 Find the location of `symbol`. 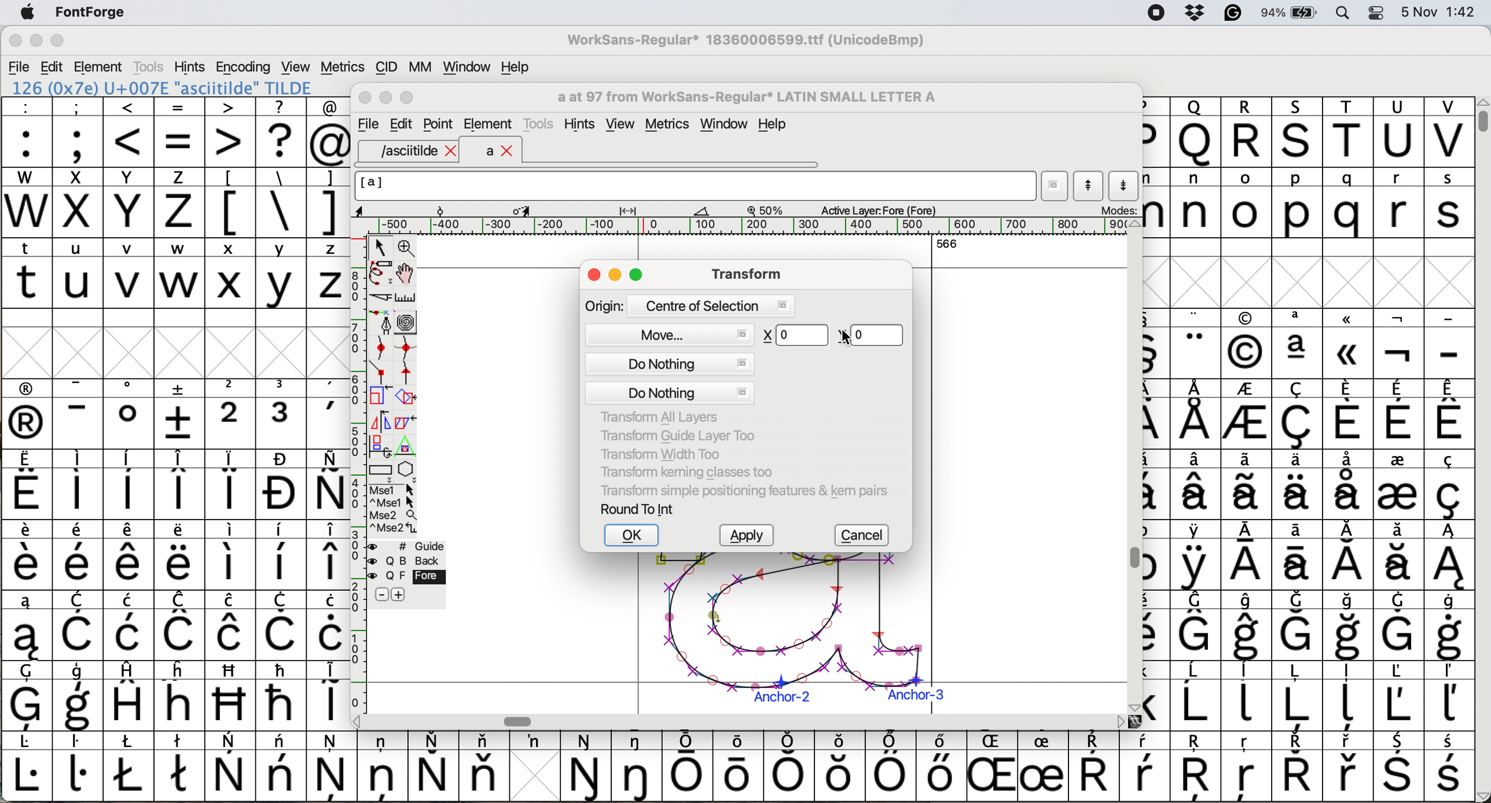

symbol is located at coordinates (79, 414).